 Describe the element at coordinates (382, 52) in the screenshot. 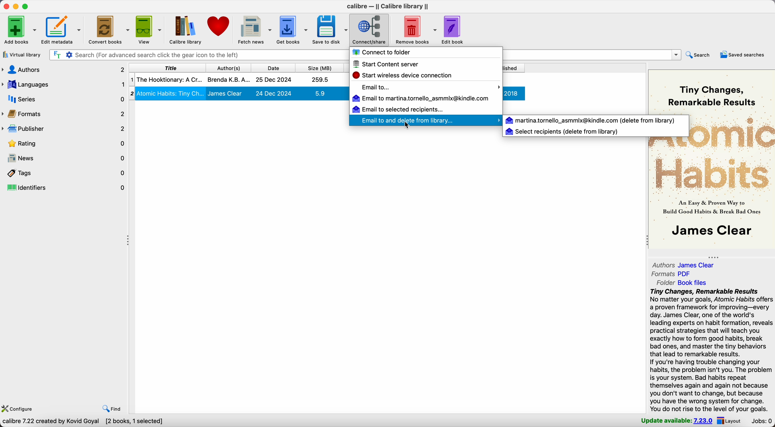

I see `connect to folder` at that location.